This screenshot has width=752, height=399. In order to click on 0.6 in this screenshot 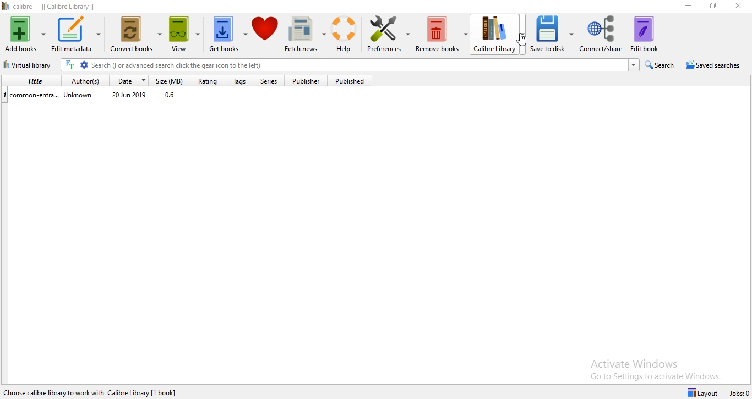, I will do `click(172, 96)`.